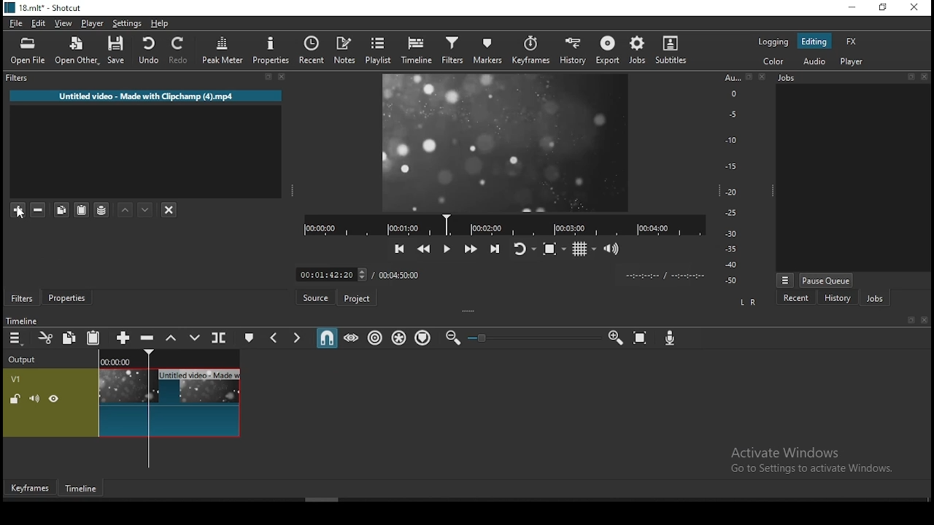 The width and height of the screenshot is (934, 525). What do you see at coordinates (452, 338) in the screenshot?
I see `zoom timeline out` at bounding box center [452, 338].